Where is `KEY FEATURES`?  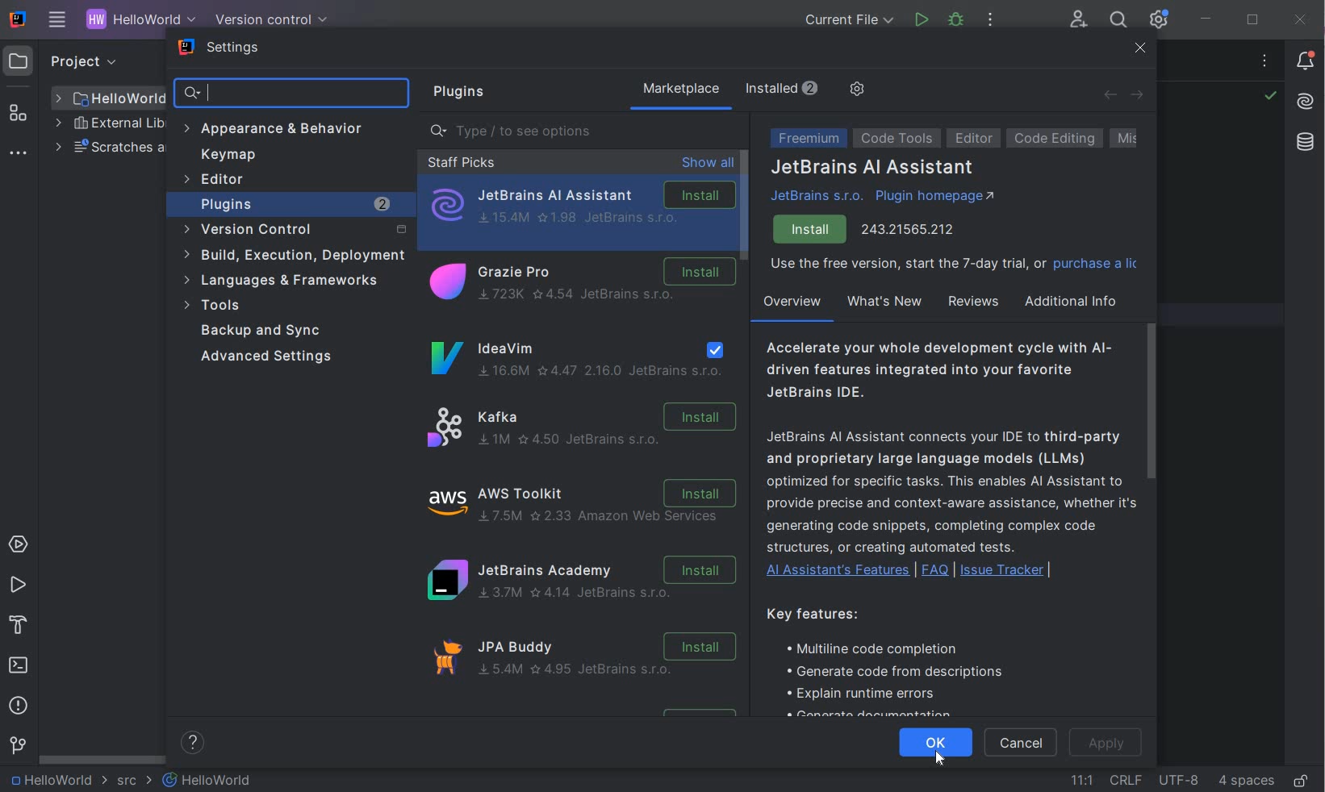 KEY FEATURES is located at coordinates (897, 660).